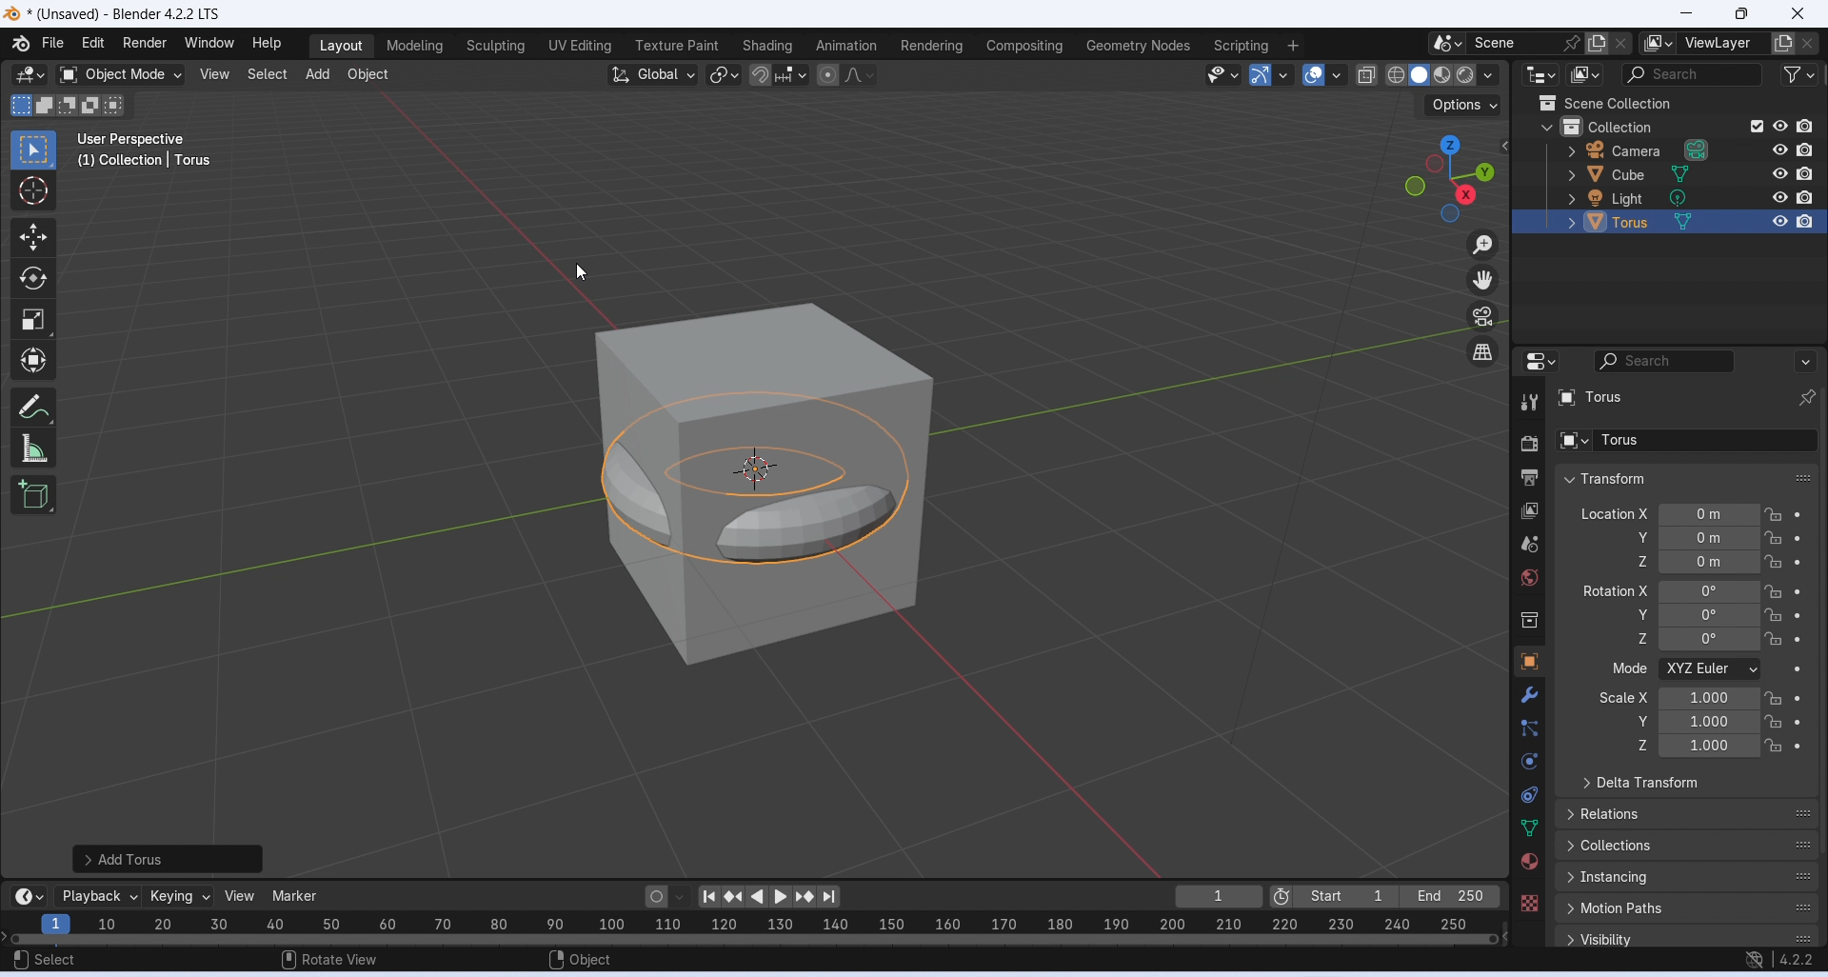  I want to click on Editor type, so click(1543, 74).